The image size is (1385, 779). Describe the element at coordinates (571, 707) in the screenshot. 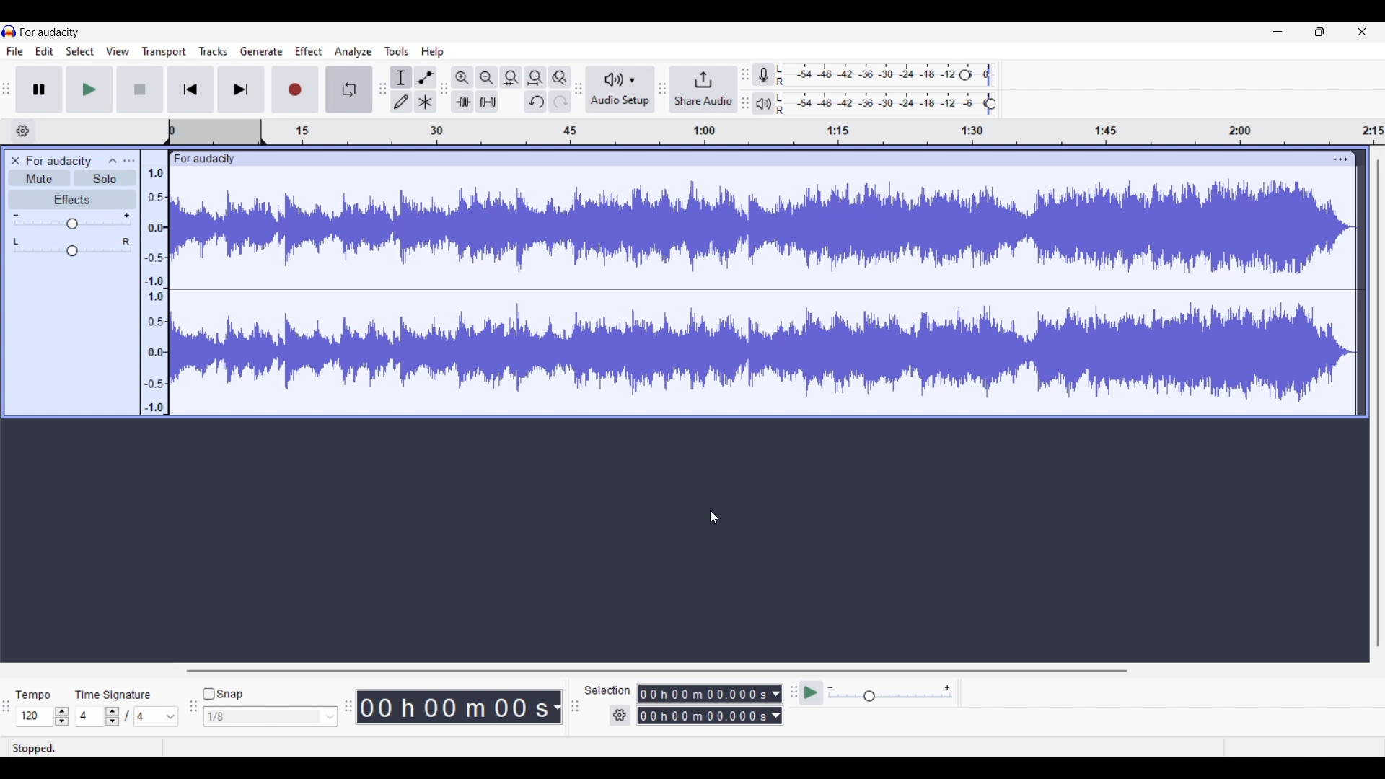

I see `selection toolbar` at that location.